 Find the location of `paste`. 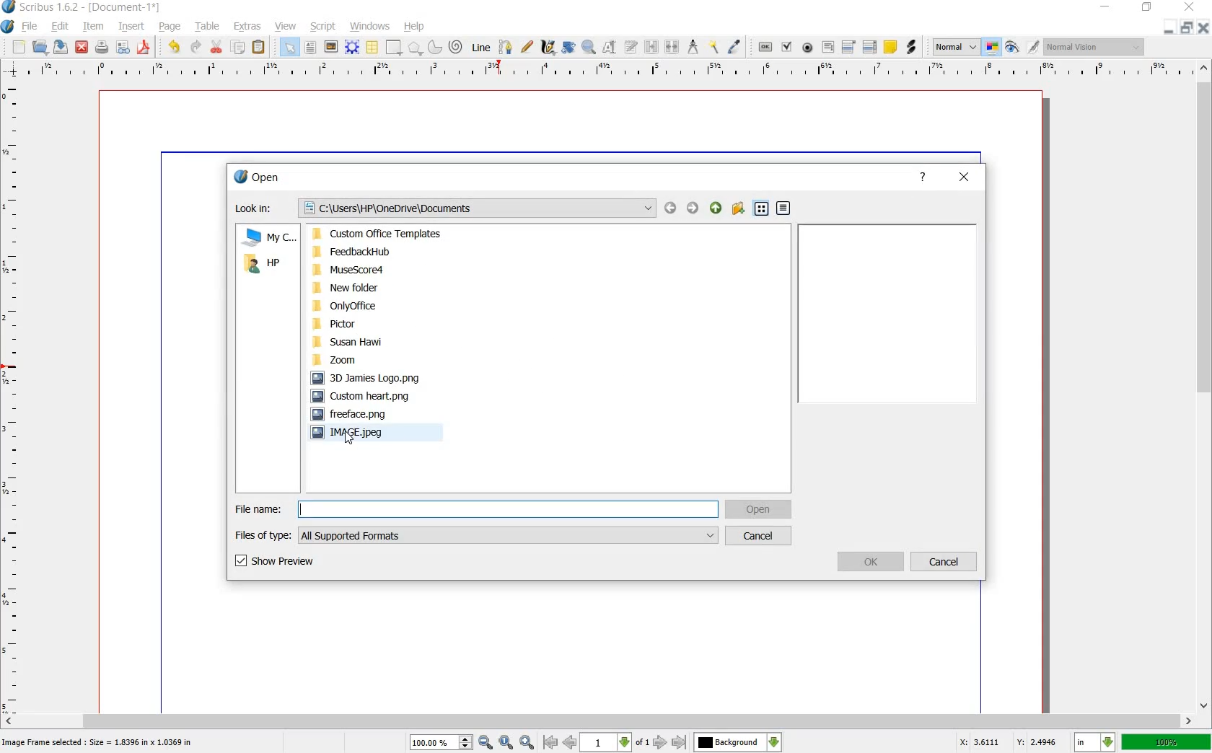

paste is located at coordinates (259, 48).